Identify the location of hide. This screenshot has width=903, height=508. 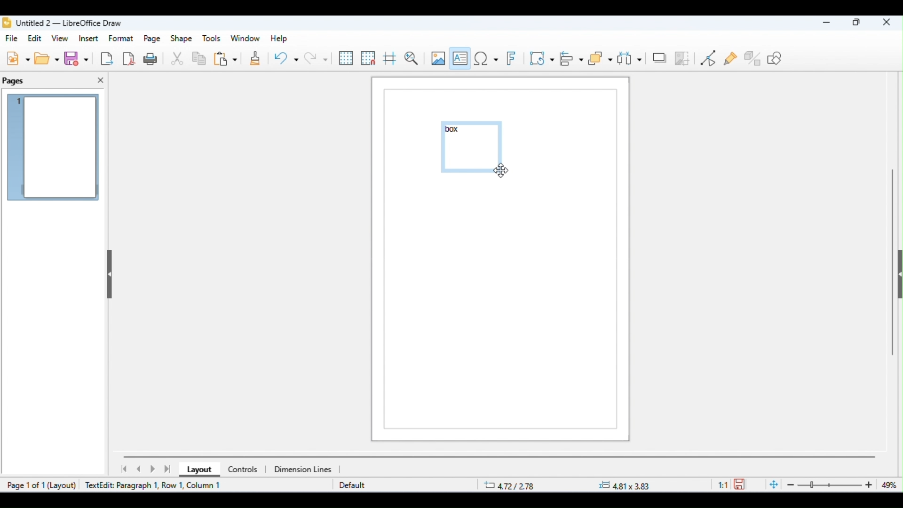
(897, 277).